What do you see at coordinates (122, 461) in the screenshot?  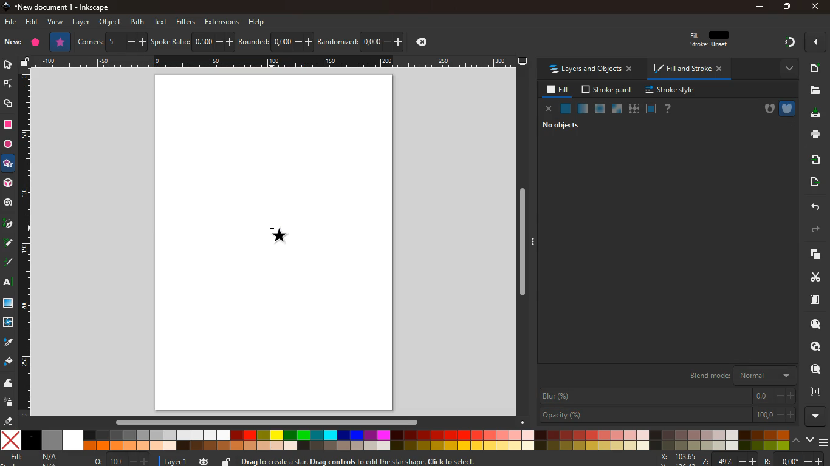 I see `o` at bounding box center [122, 461].